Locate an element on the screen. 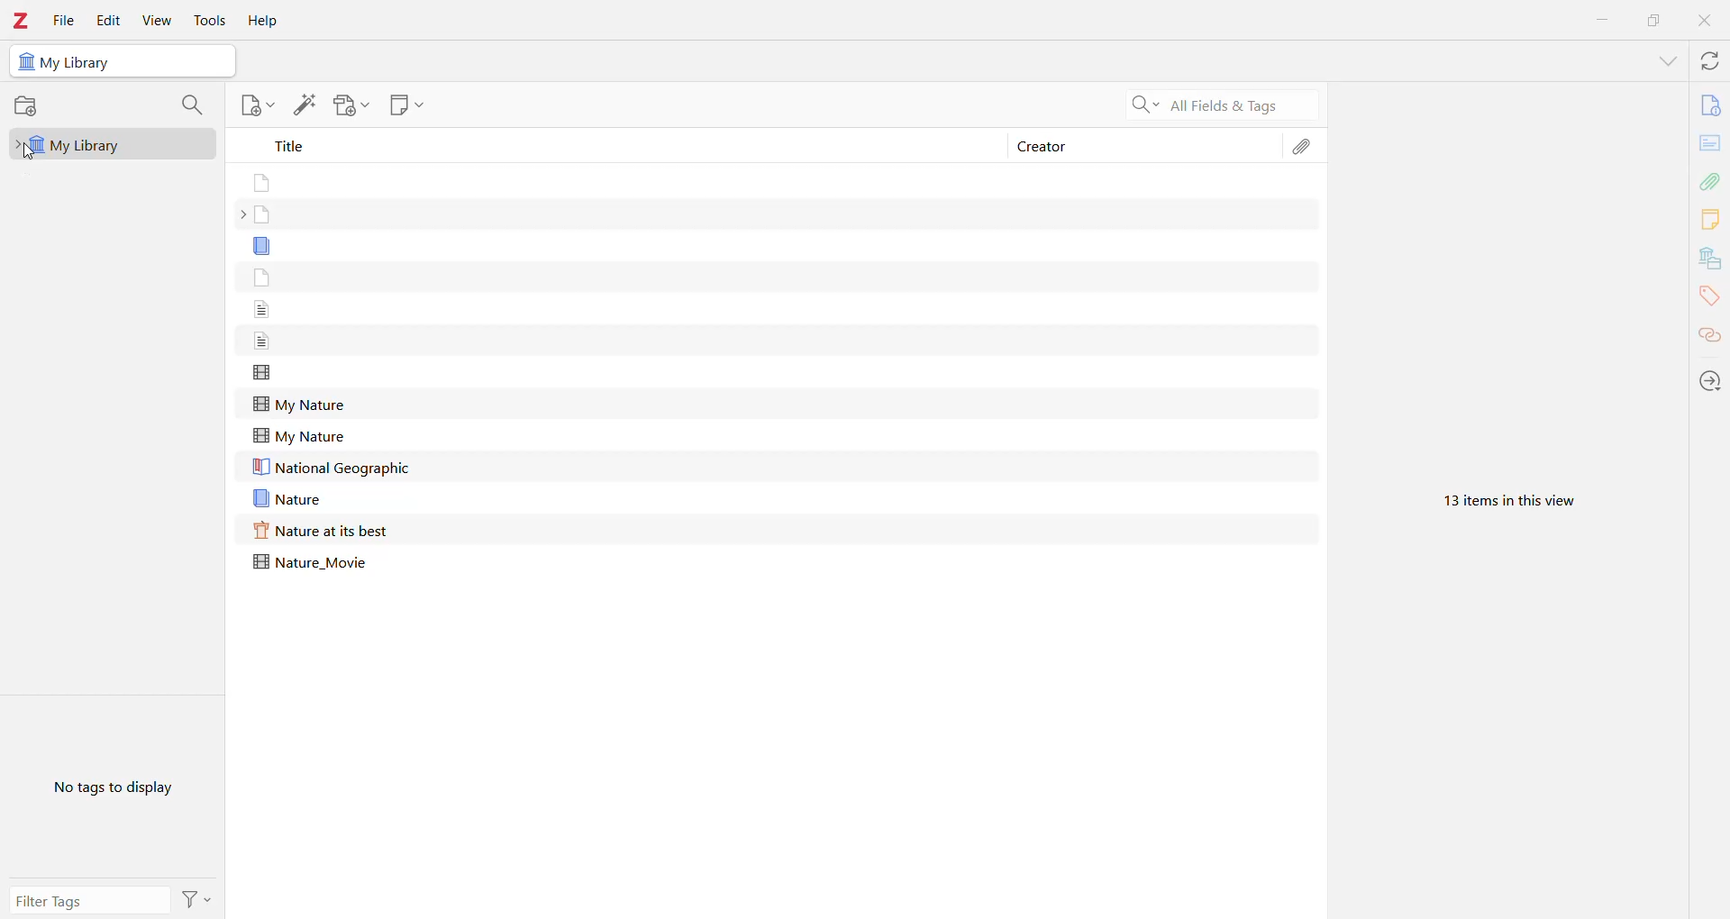  Search is located at coordinates (1215, 105).